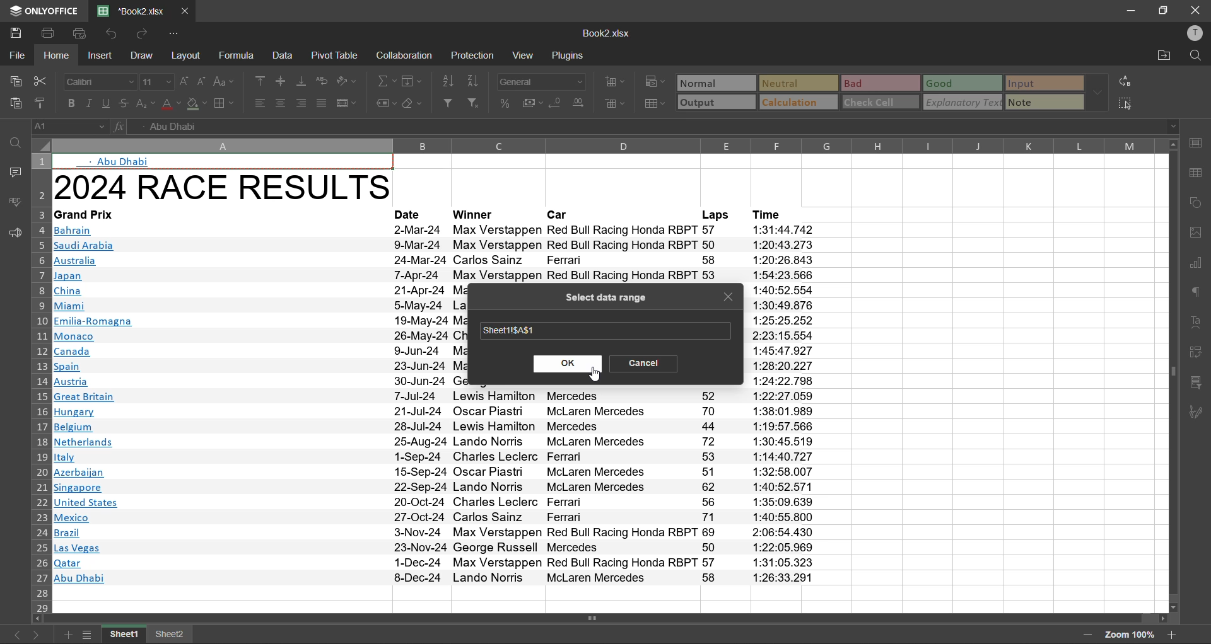 The image size is (1211, 644). Describe the element at coordinates (1129, 635) in the screenshot. I see `zoom factor` at that location.